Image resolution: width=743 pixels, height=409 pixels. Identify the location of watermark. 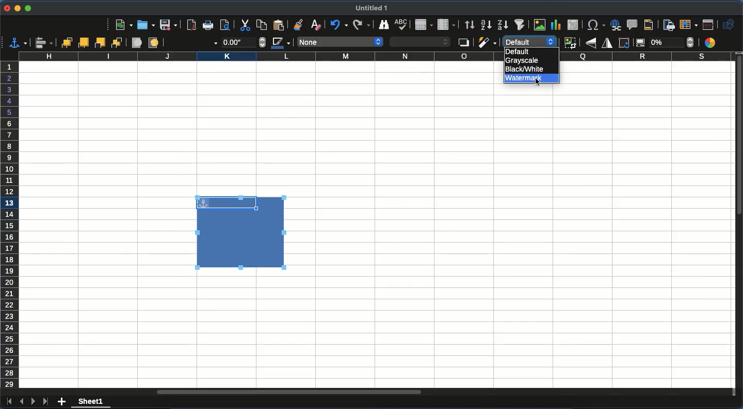
(523, 79).